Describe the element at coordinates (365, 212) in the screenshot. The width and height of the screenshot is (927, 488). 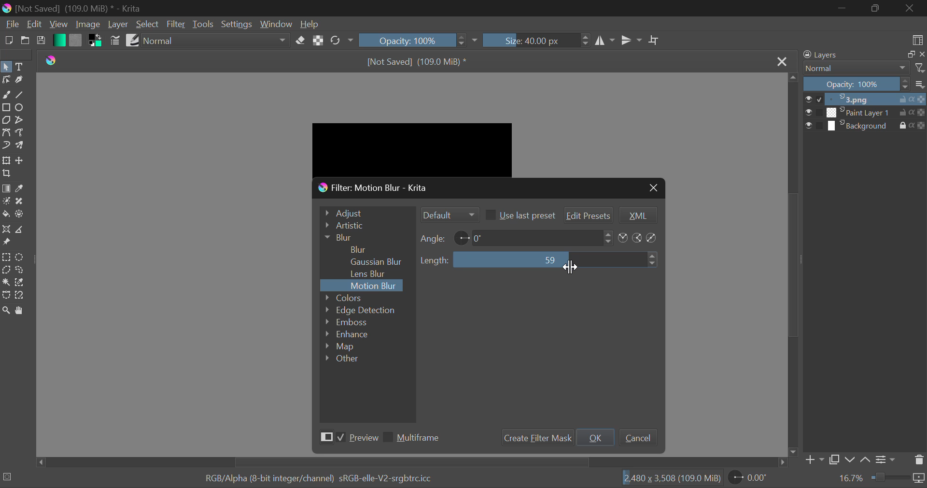
I see `Adjust` at that location.